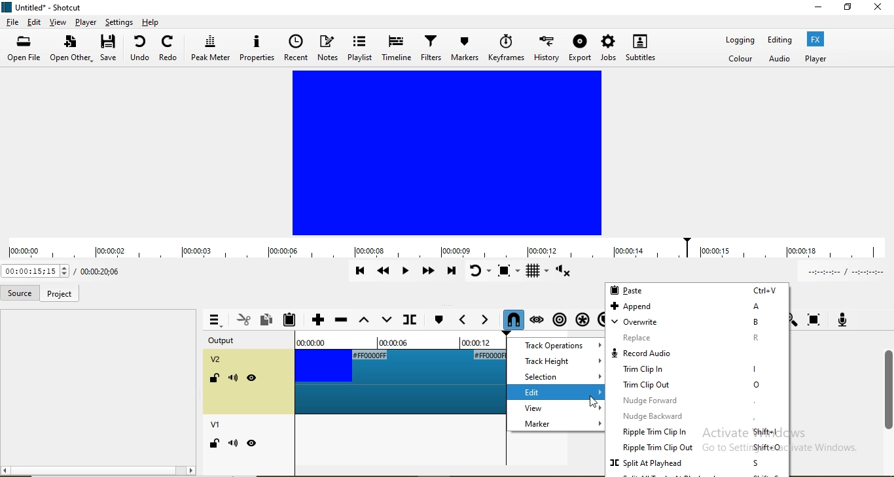 The width and height of the screenshot is (894, 477). What do you see at coordinates (408, 321) in the screenshot?
I see `Split at playhead` at bounding box center [408, 321].